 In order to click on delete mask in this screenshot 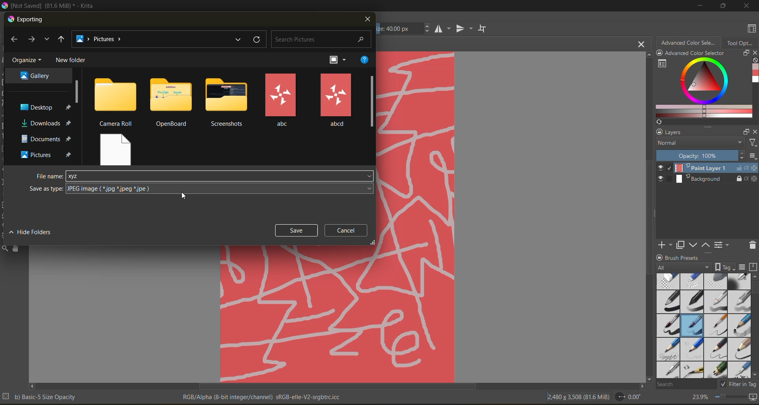, I will do `click(752, 246)`.